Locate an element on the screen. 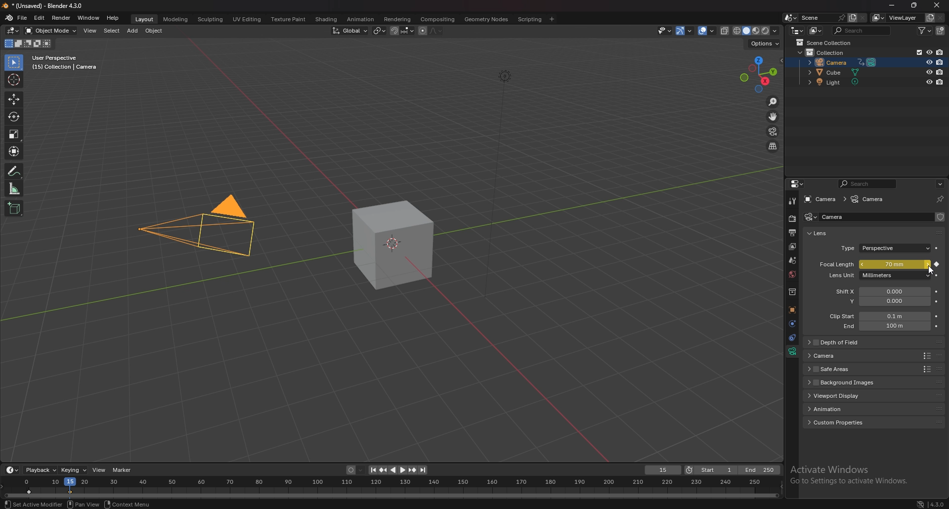 Image resolution: width=949 pixels, height=509 pixels. zoom is located at coordinates (772, 101).